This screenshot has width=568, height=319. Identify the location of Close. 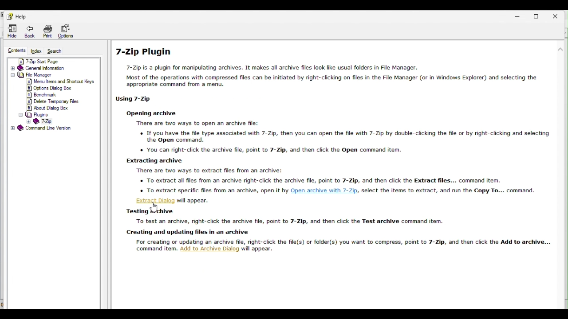
(559, 15).